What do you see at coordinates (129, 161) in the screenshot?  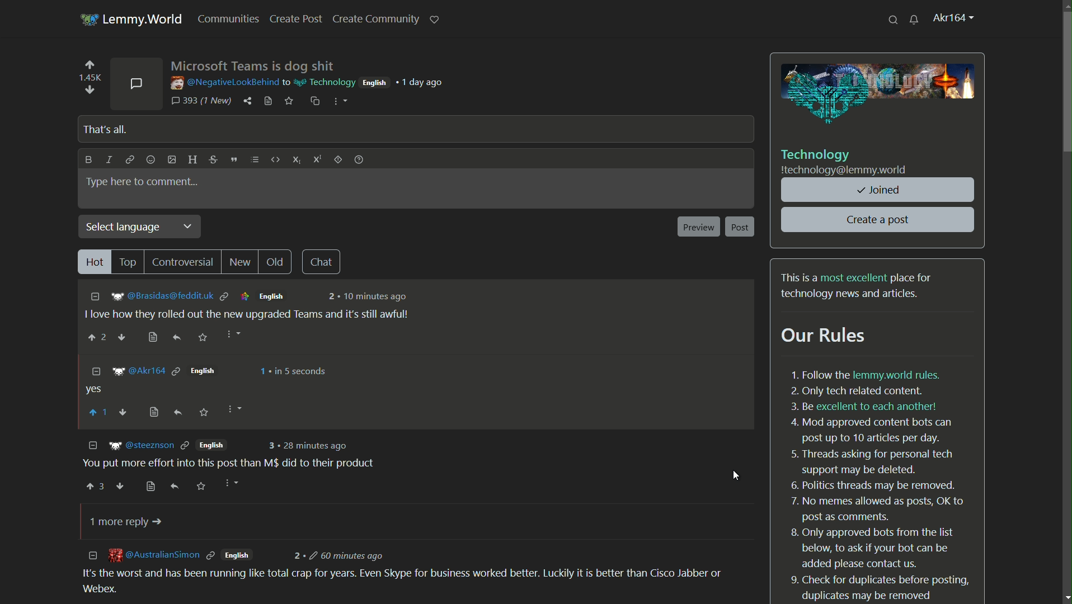 I see `link` at bounding box center [129, 161].